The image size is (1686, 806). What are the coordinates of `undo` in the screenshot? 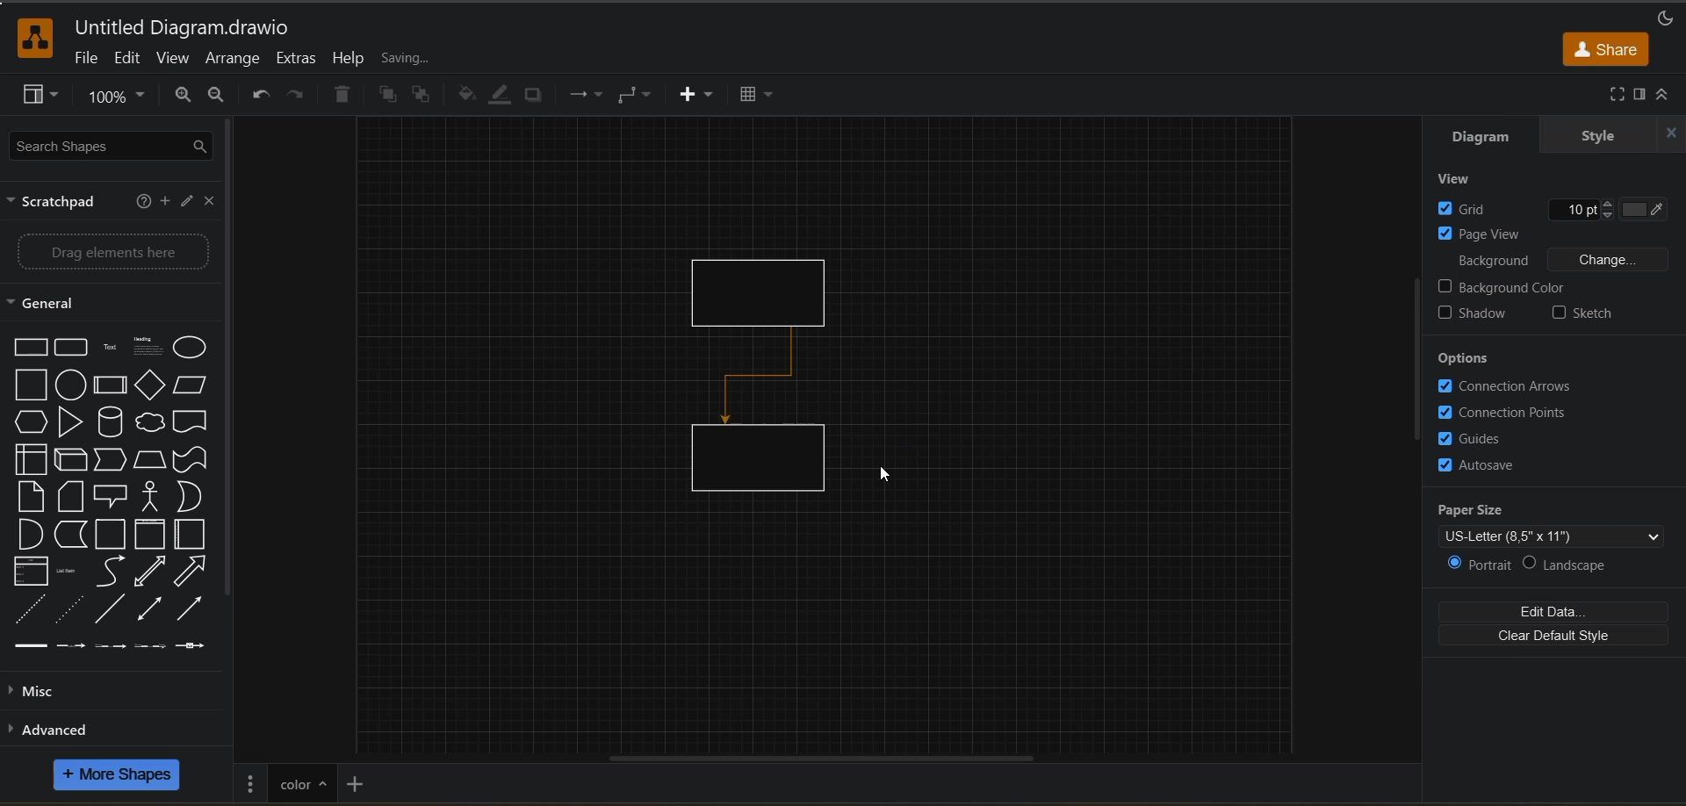 It's located at (258, 95).